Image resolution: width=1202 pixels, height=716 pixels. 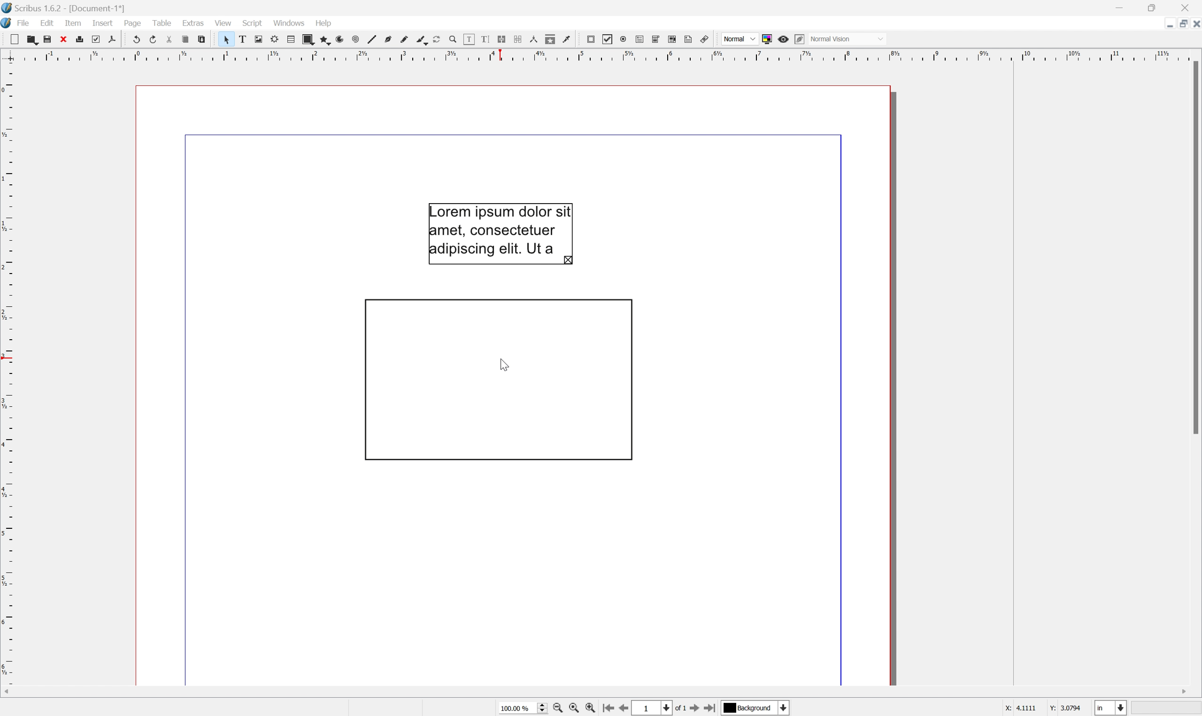 I want to click on PDF radio button, so click(x=623, y=39).